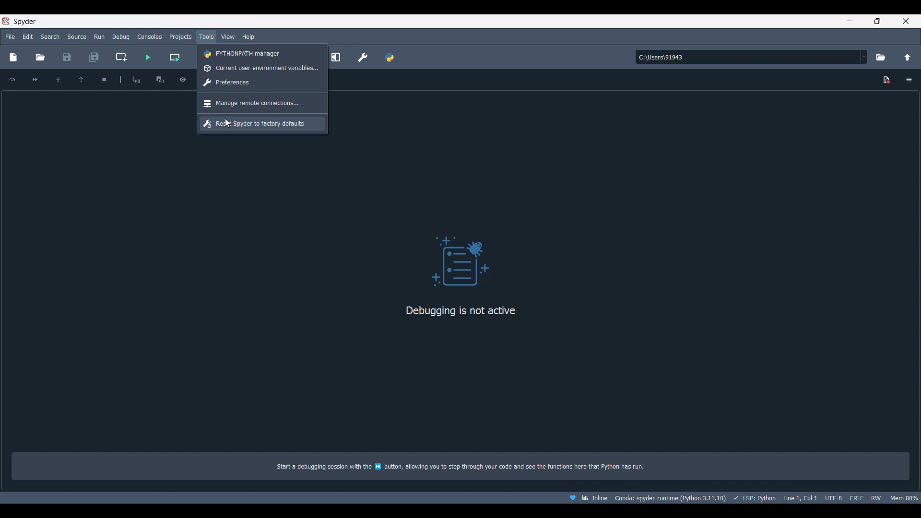  What do you see at coordinates (150, 37) in the screenshot?
I see `Consoles menu` at bounding box center [150, 37].